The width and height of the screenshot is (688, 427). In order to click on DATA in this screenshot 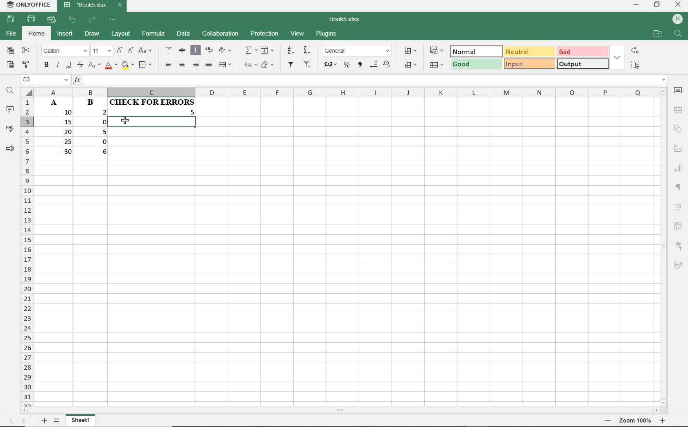, I will do `click(182, 33)`.